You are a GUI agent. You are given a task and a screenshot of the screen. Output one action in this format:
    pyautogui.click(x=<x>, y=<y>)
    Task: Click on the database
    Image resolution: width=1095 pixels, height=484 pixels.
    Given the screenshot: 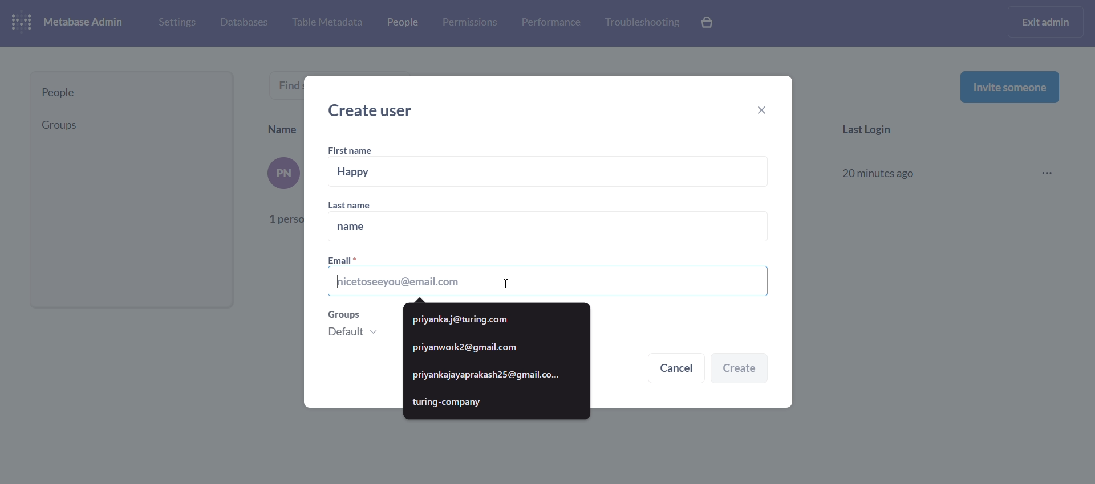 What is the action you would take?
    pyautogui.click(x=242, y=23)
    